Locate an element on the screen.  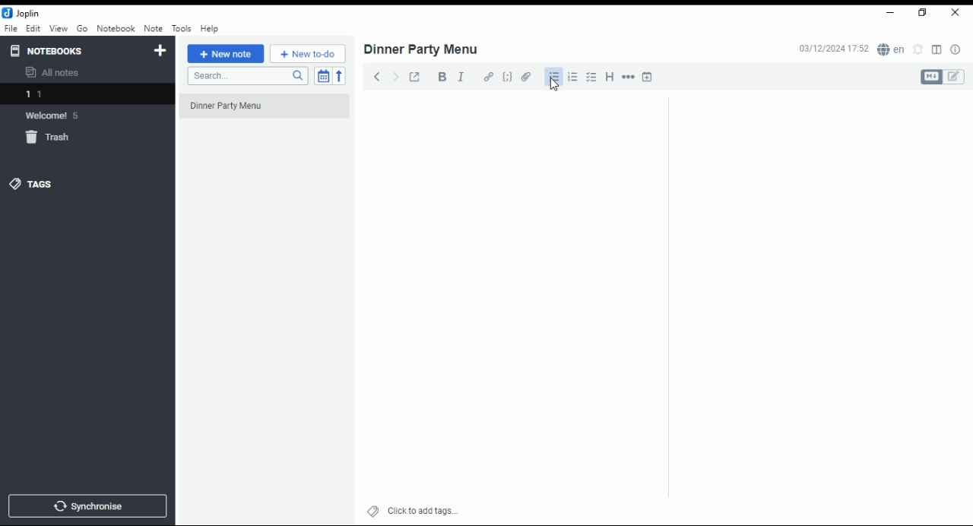
forward is located at coordinates (395, 74).